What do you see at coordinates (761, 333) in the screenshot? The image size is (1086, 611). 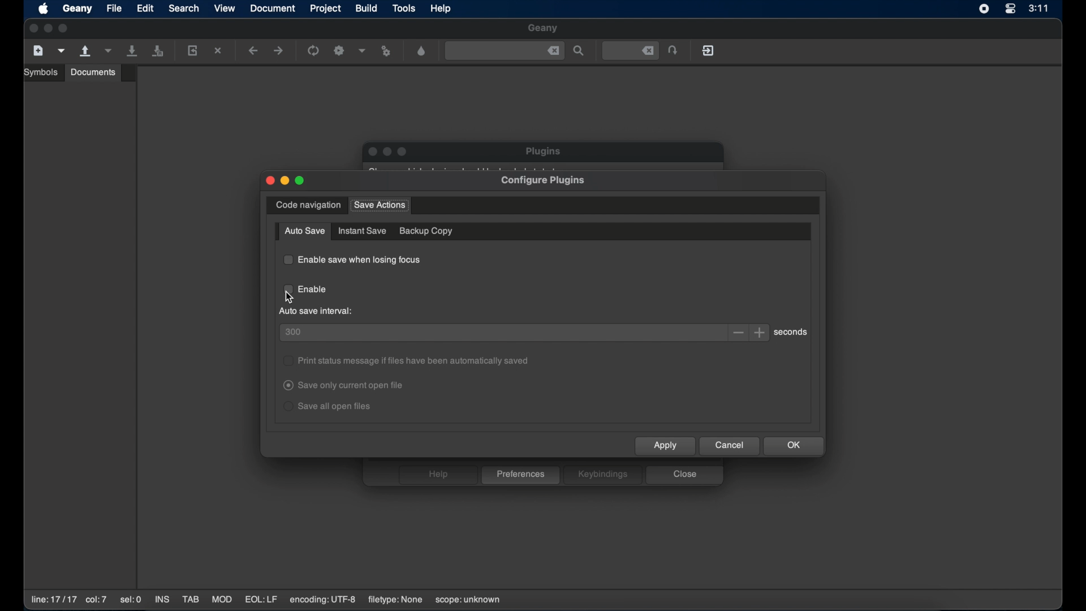 I see `increment` at bounding box center [761, 333].